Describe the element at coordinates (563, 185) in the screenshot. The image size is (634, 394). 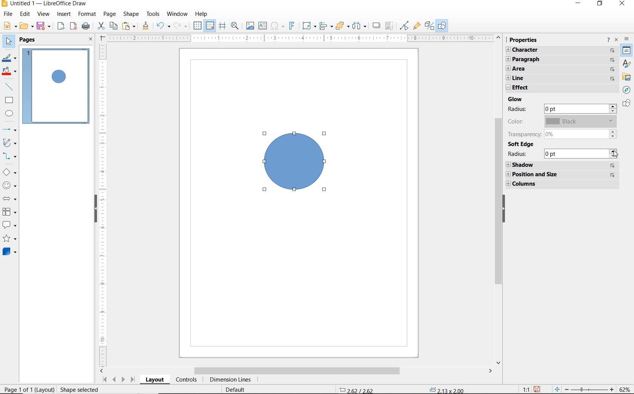
I see `COLUMNS` at that location.